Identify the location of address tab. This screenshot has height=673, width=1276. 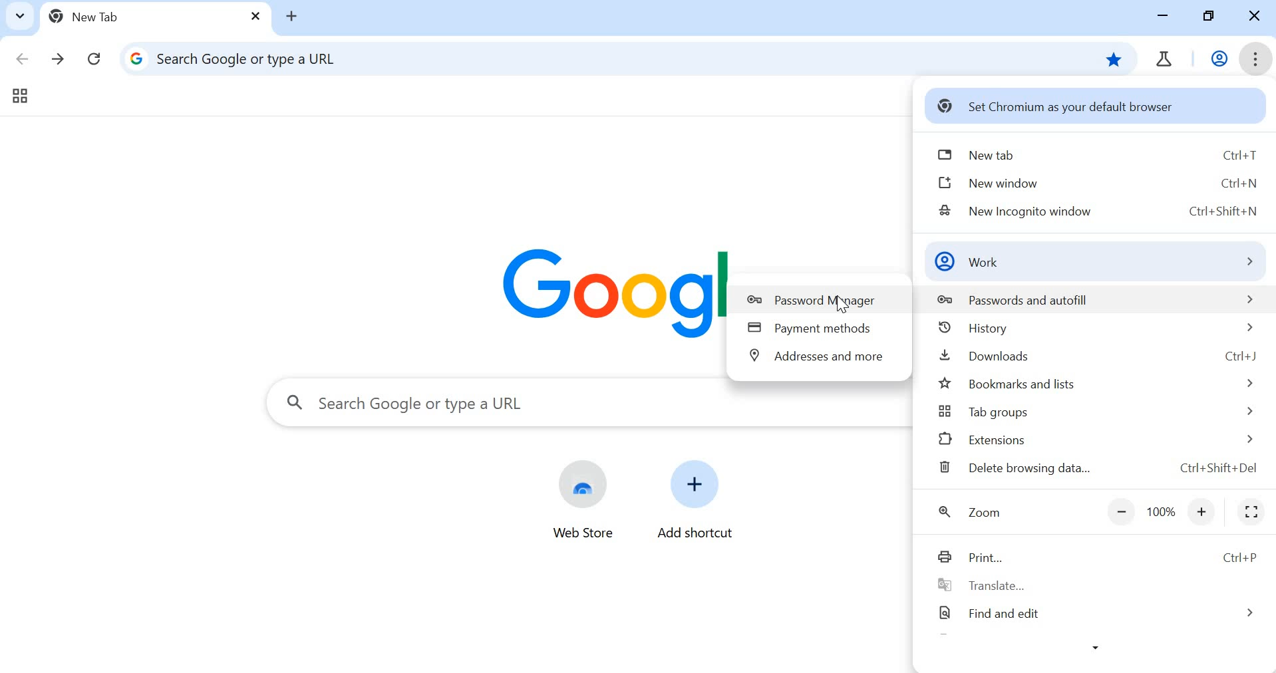
(588, 58).